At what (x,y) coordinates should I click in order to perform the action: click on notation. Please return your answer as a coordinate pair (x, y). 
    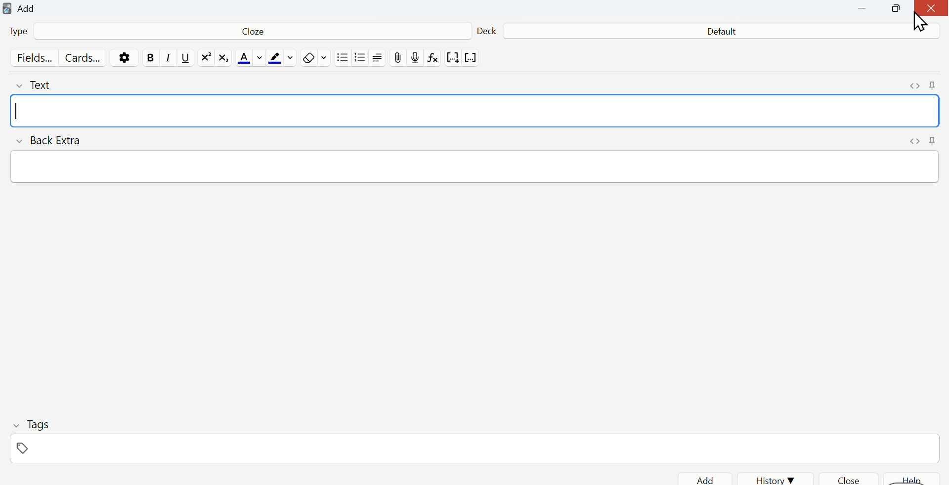
    Looking at the image, I should click on (452, 59).